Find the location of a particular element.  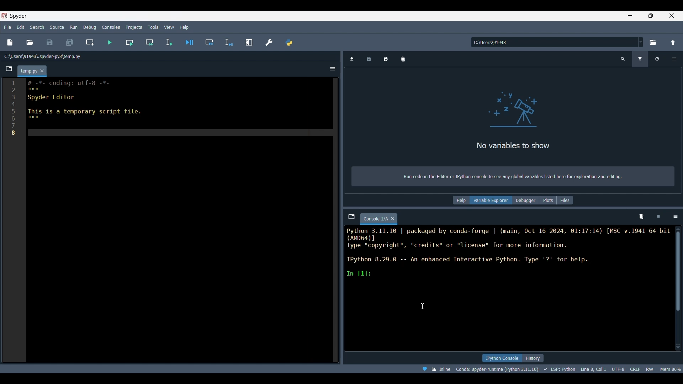

inline is located at coordinates (434, 368).